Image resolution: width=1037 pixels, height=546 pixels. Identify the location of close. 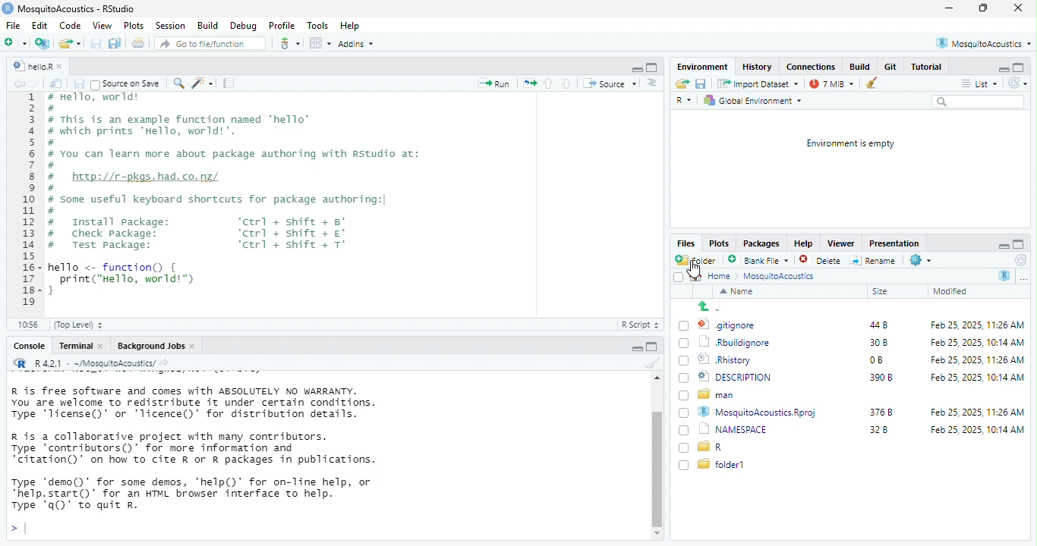
(1016, 8).